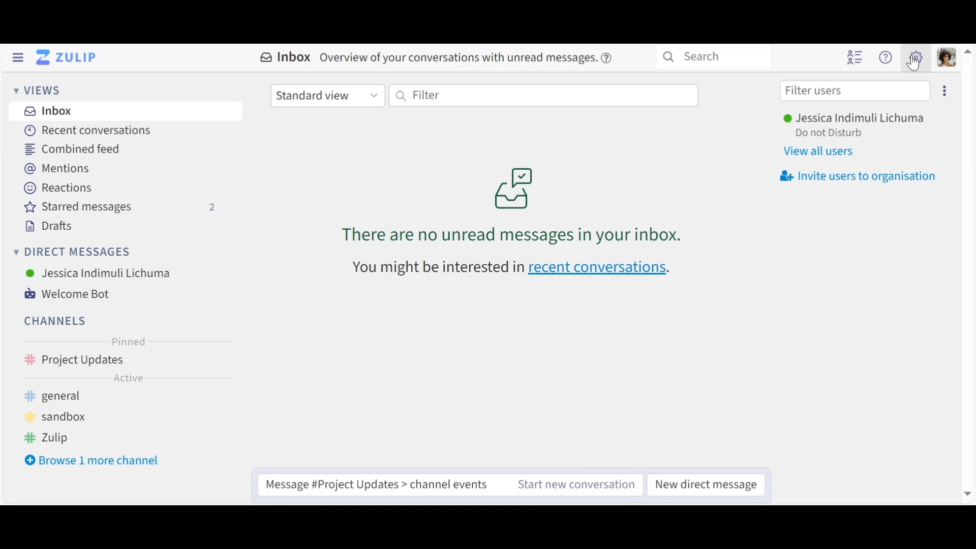 This screenshot has height=549, width=976. Describe the element at coordinates (578, 483) in the screenshot. I see `Start new conversations` at that location.